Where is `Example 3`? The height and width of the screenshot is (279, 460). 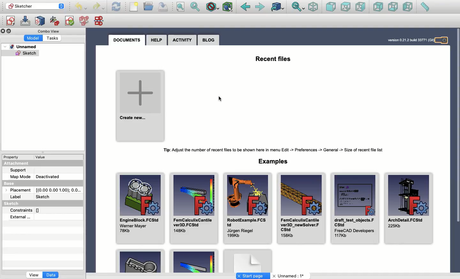
Example 3 is located at coordinates (248, 261).